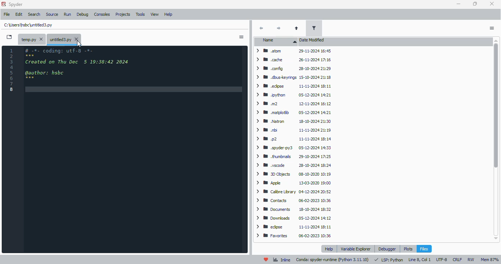 This screenshot has height=264, width=501. I want to click on debugger, so click(388, 249).